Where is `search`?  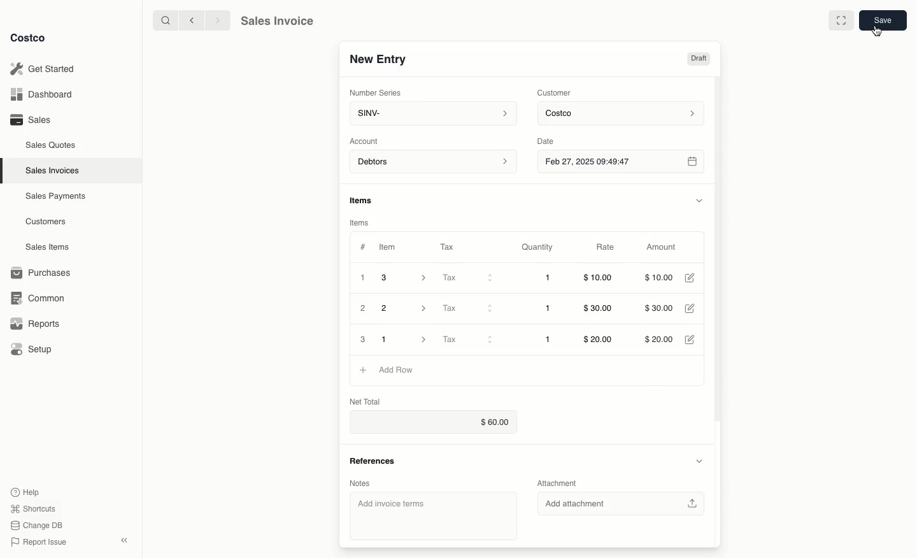
search is located at coordinates (163, 20).